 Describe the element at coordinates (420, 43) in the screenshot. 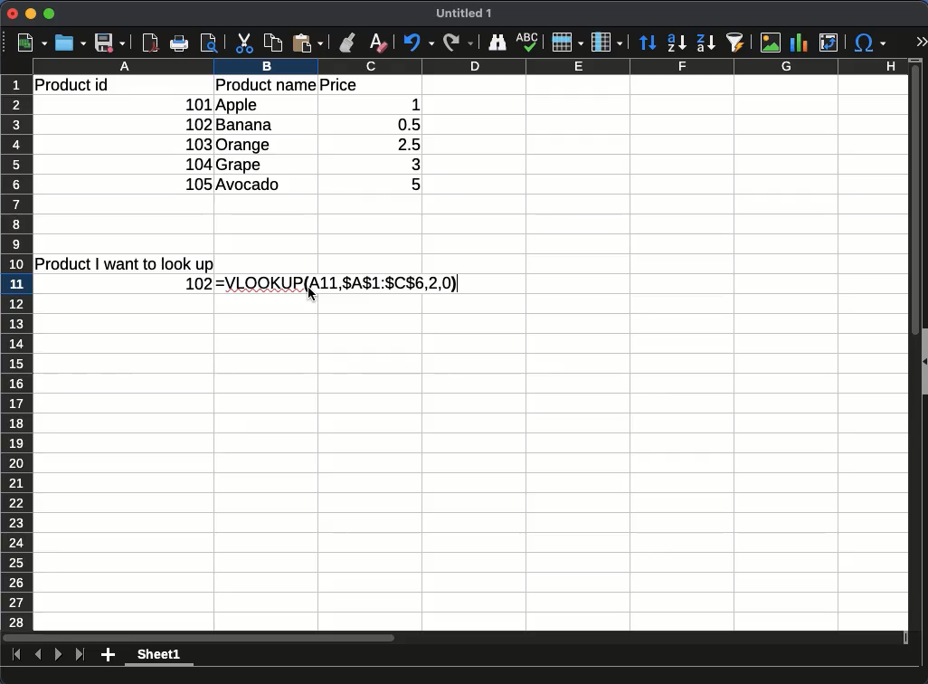

I see `undo` at that location.